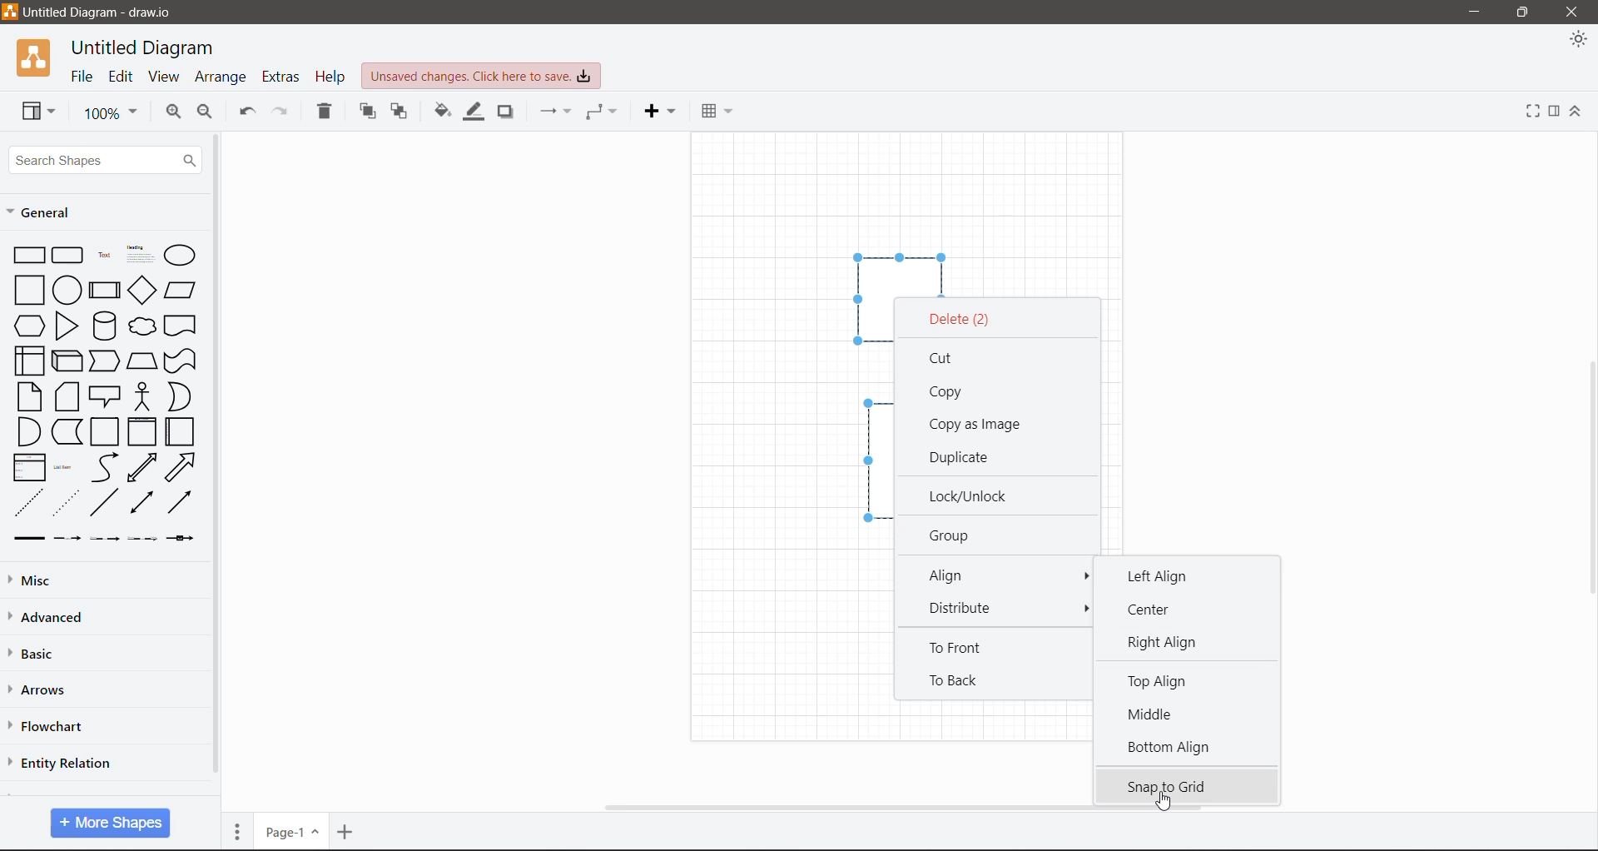  I want to click on File, so click(82, 77).